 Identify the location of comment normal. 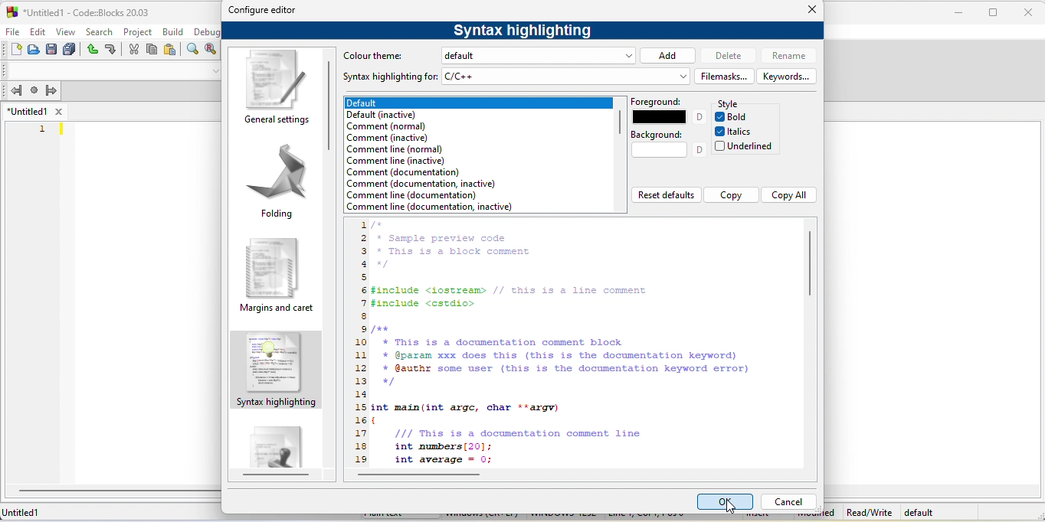
(392, 127).